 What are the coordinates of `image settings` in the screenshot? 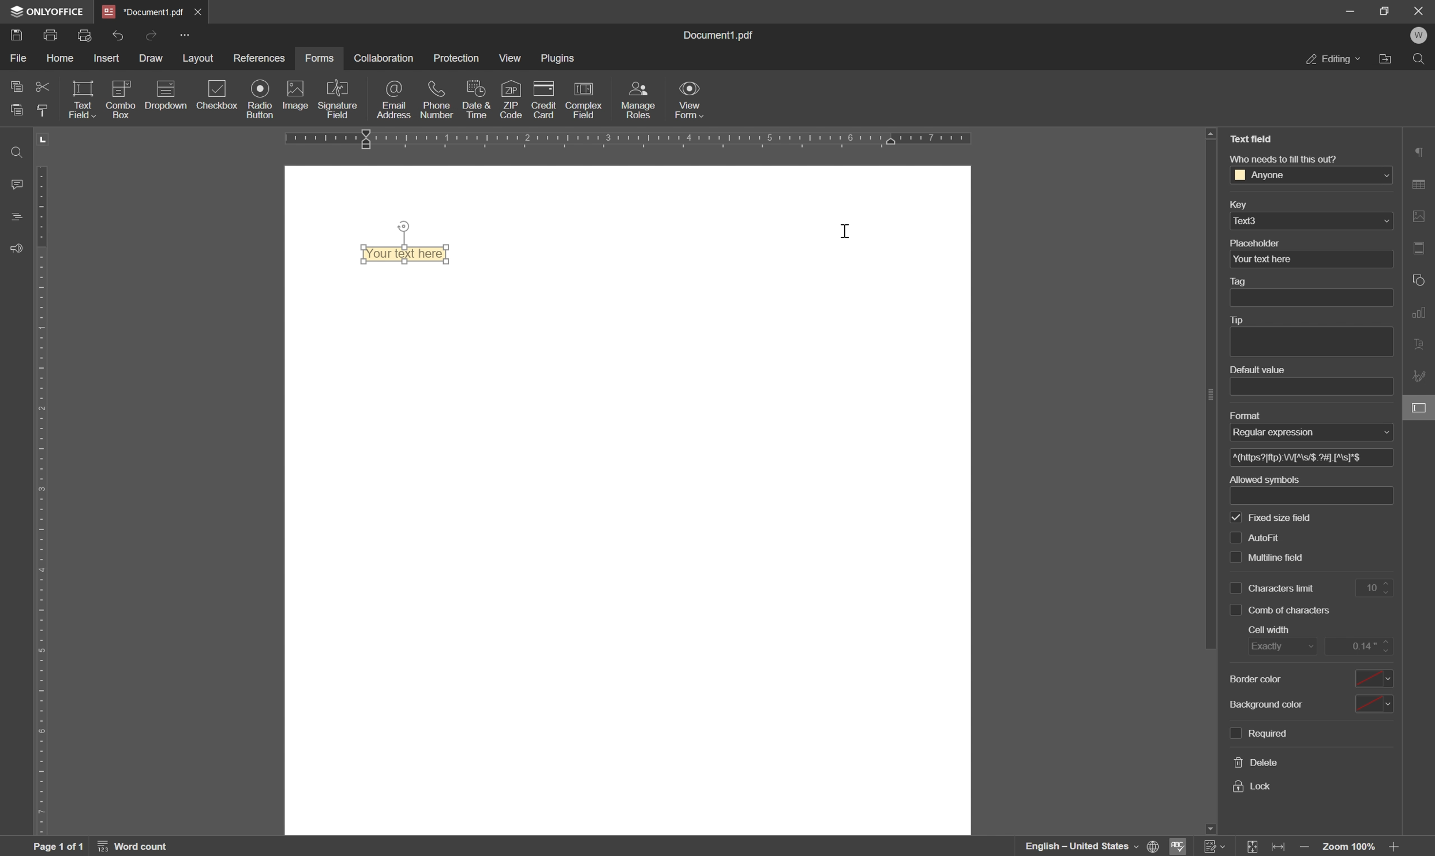 It's located at (1422, 216).